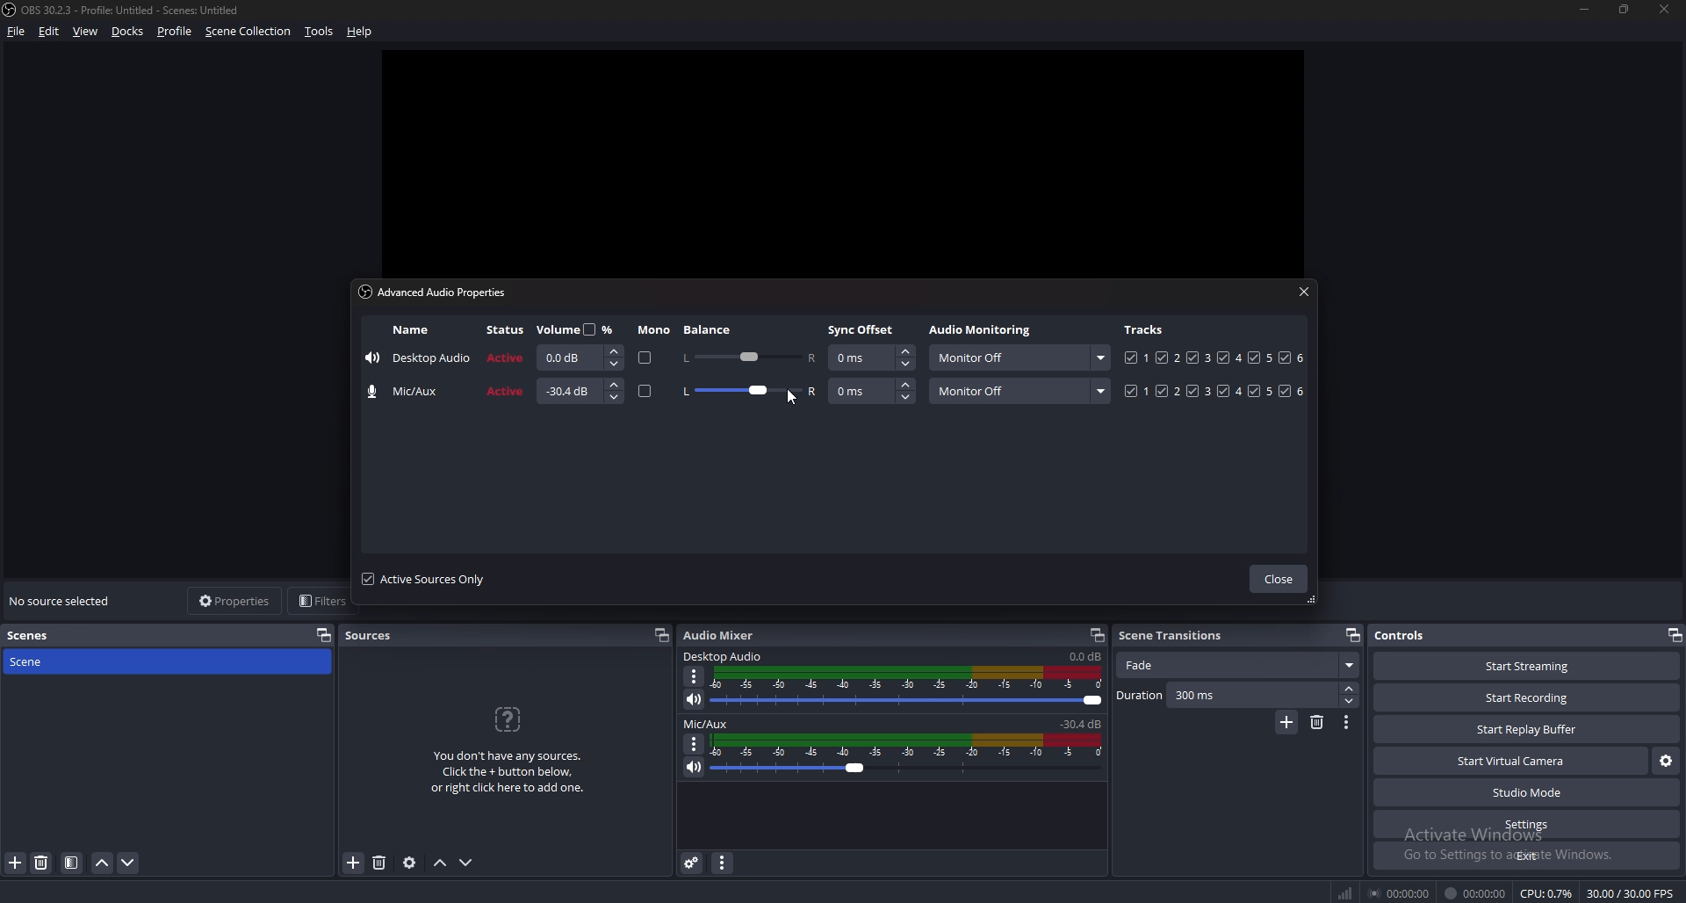 The image size is (1686, 903). I want to click on file, so click(18, 31).